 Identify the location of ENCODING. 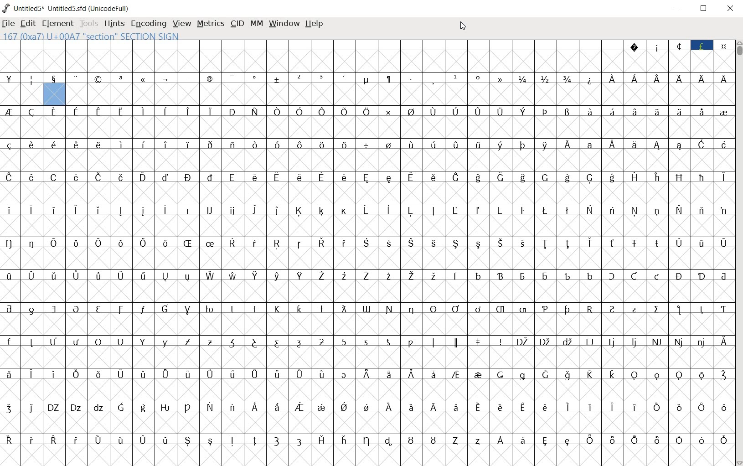
(148, 24).